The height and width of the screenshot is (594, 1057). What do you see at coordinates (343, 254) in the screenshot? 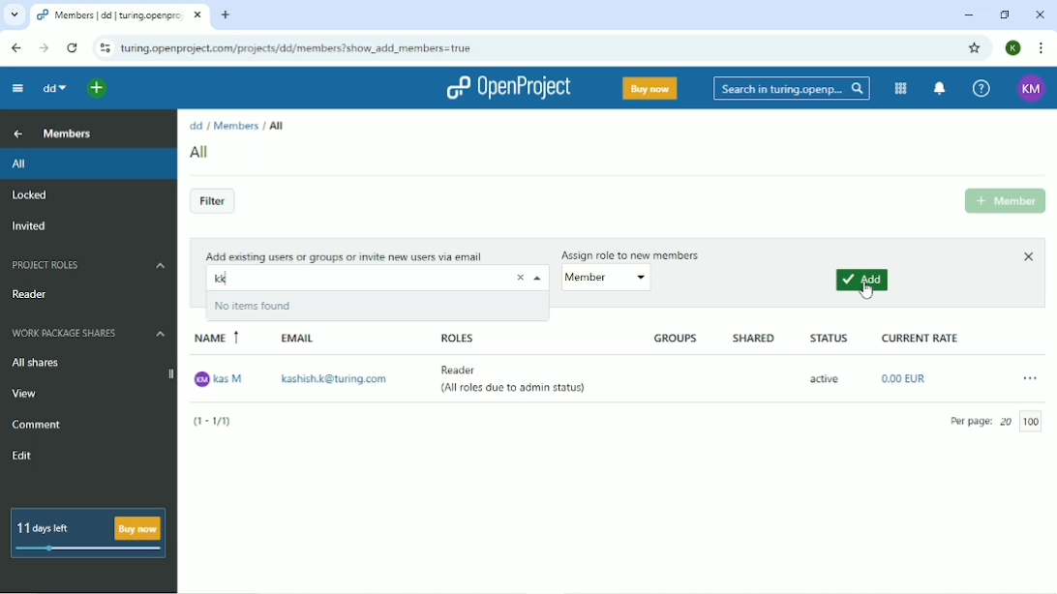
I see `Add existing users or group or invite new users via email.` at bounding box center [343, 254].